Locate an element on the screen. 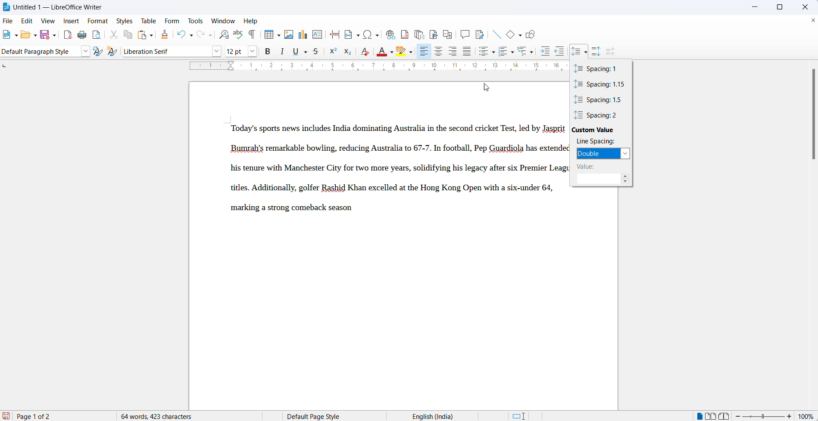 The height and width of the screenshot is (421, 818). set spacing options dropdown button is located at coordinates (586, 53).